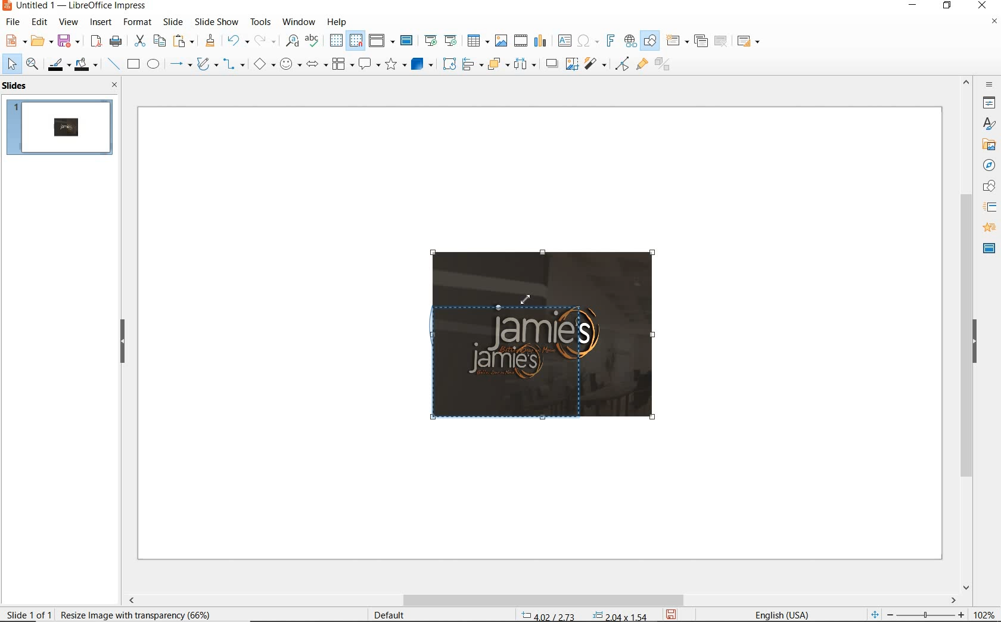 Image resolution: width=1001 pixels, height=622 pixels. What do you see at coordinates (994, 24) in the screenshot?
I see `close document` at bounding box center [994, 24].